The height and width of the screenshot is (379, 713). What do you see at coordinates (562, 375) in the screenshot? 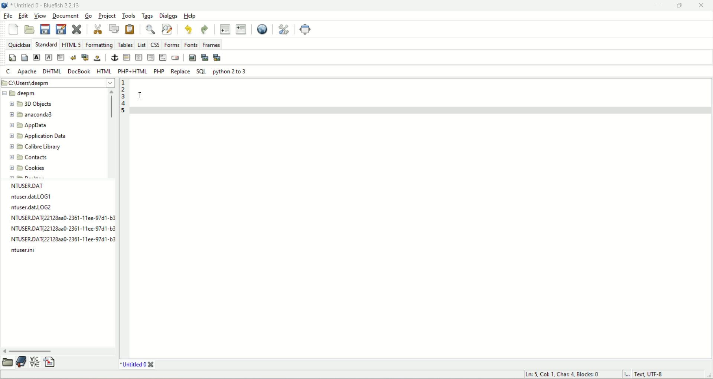
I see `ln, col, char, block` at bounding box center [562, 375].